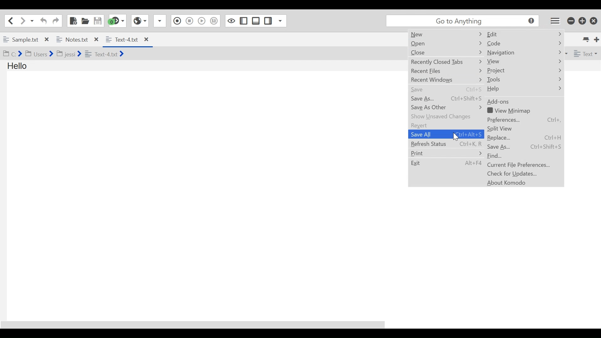  I want to click on Hello, so click(17, 66).